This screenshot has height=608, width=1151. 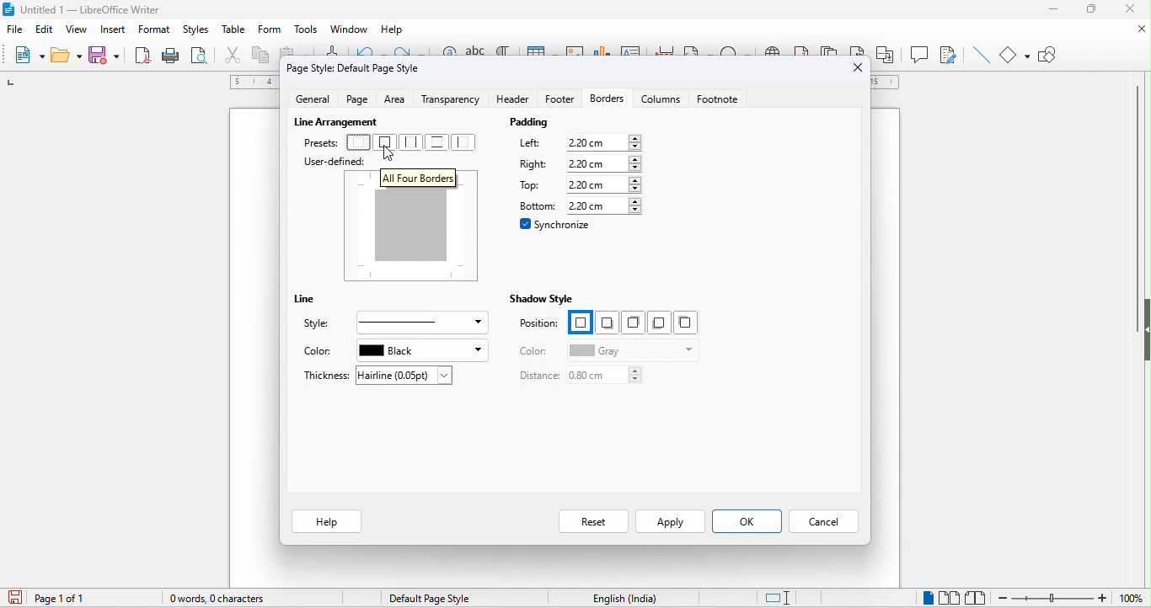 What do you see at coordinates (1143, 324) in the screenshot?
I see `height` at bounding box center [1143, 324].